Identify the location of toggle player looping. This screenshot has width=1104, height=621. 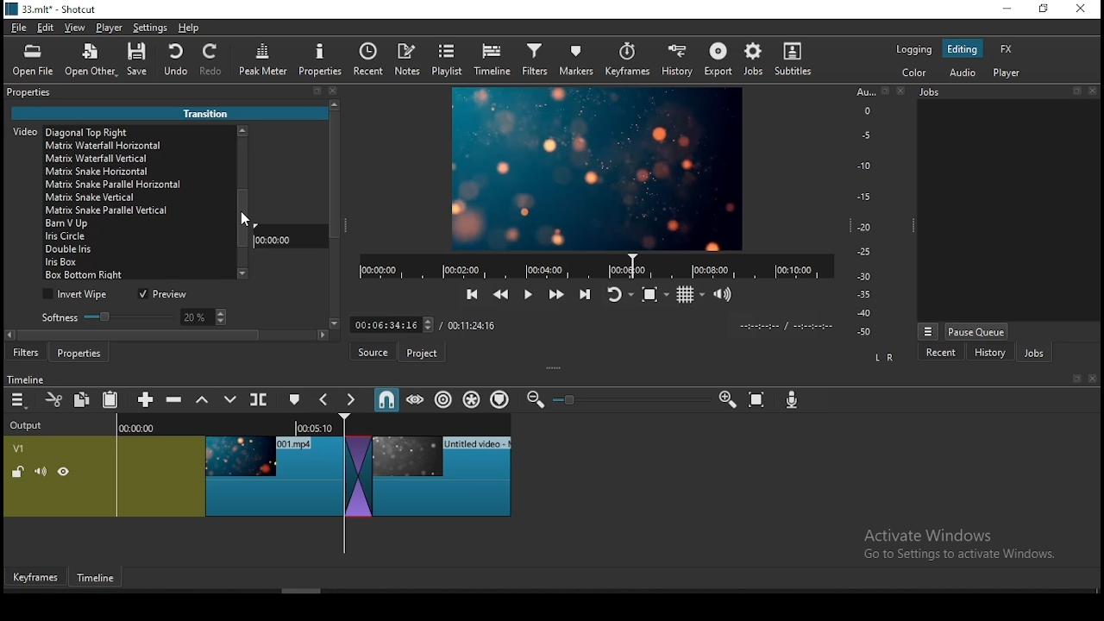
(618, 296).